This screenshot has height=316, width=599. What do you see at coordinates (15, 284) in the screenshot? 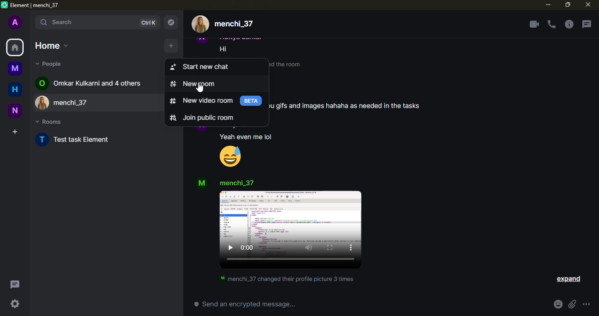
I see `Threads` at bounding box center [15, 284].